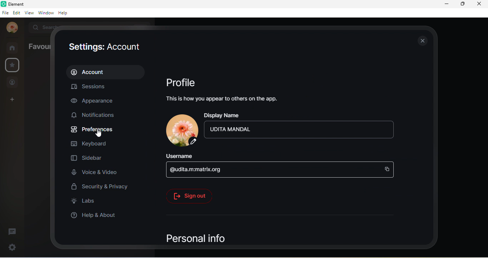 The image size is (488, 258). I want to click on Element, so click(15, 4).